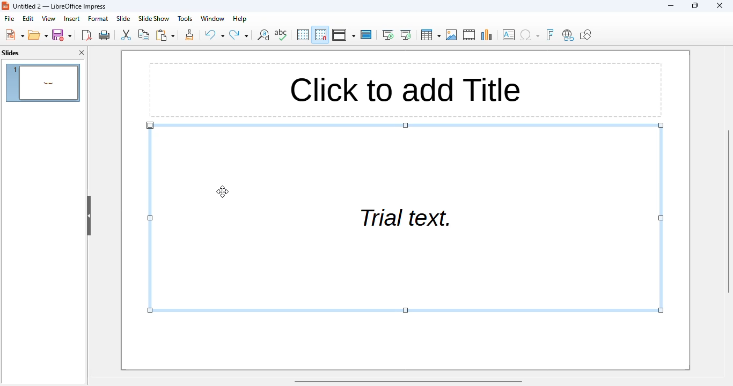  What do you see at coordinates (38, 35) in the screenshot?
I see `open` at bounding box center [38, 35].